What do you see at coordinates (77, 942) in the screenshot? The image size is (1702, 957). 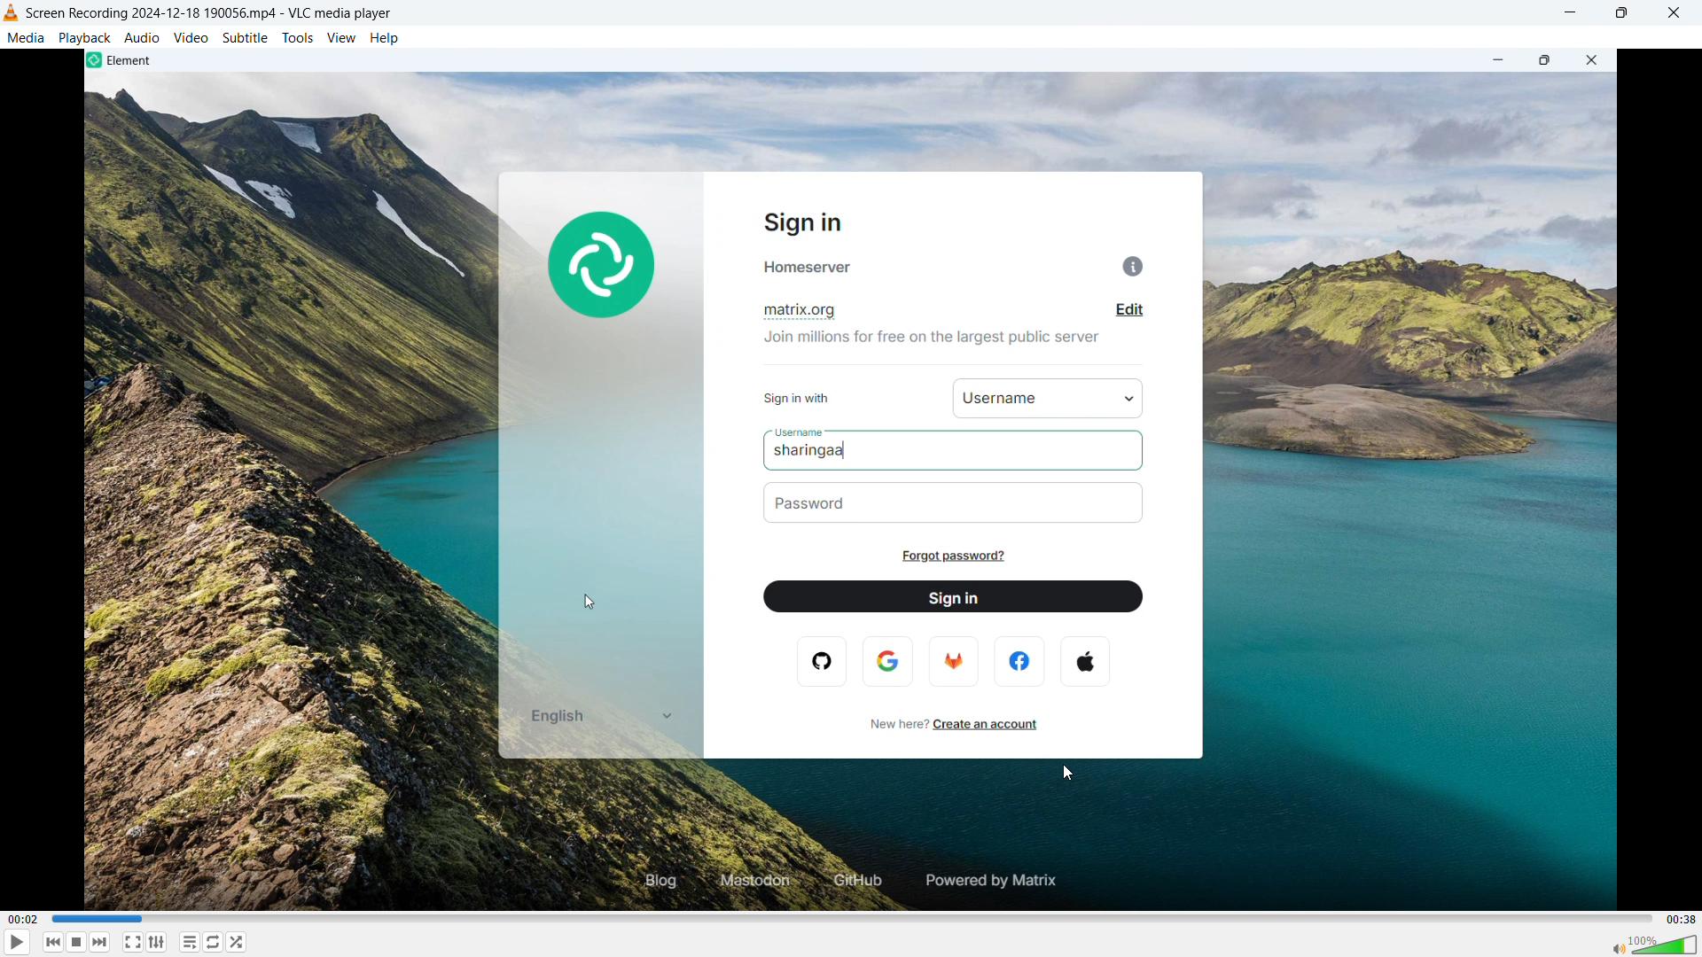 I see `Forward or next media ` at bounding box center [77, 942].